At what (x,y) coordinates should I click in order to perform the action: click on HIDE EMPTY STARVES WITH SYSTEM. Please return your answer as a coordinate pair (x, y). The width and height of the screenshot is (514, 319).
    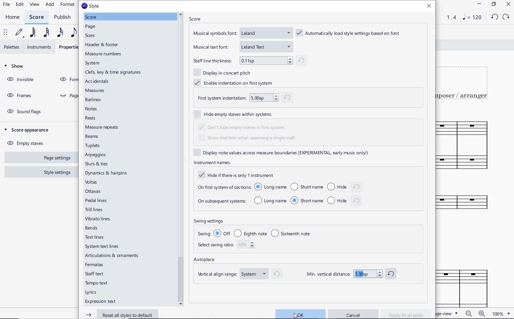
    Looking at the image, I should click on (236, 114).